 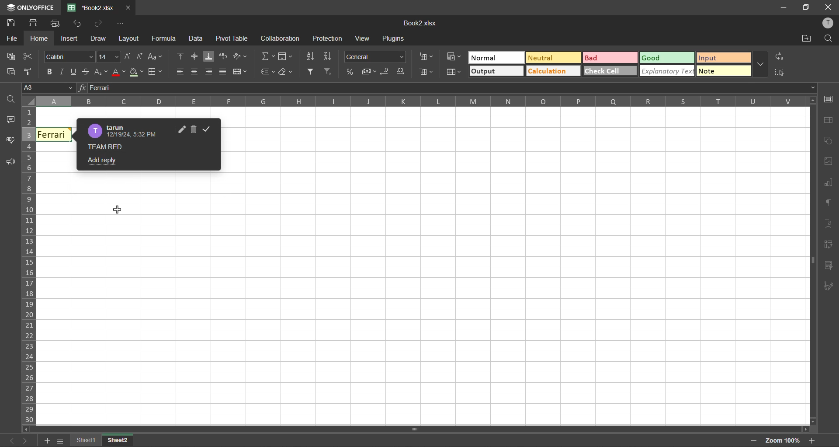 What do you see at coordinates (124, 129) in the screenshot?
I see `profile and datestamp` at bounding box center [124, 129].